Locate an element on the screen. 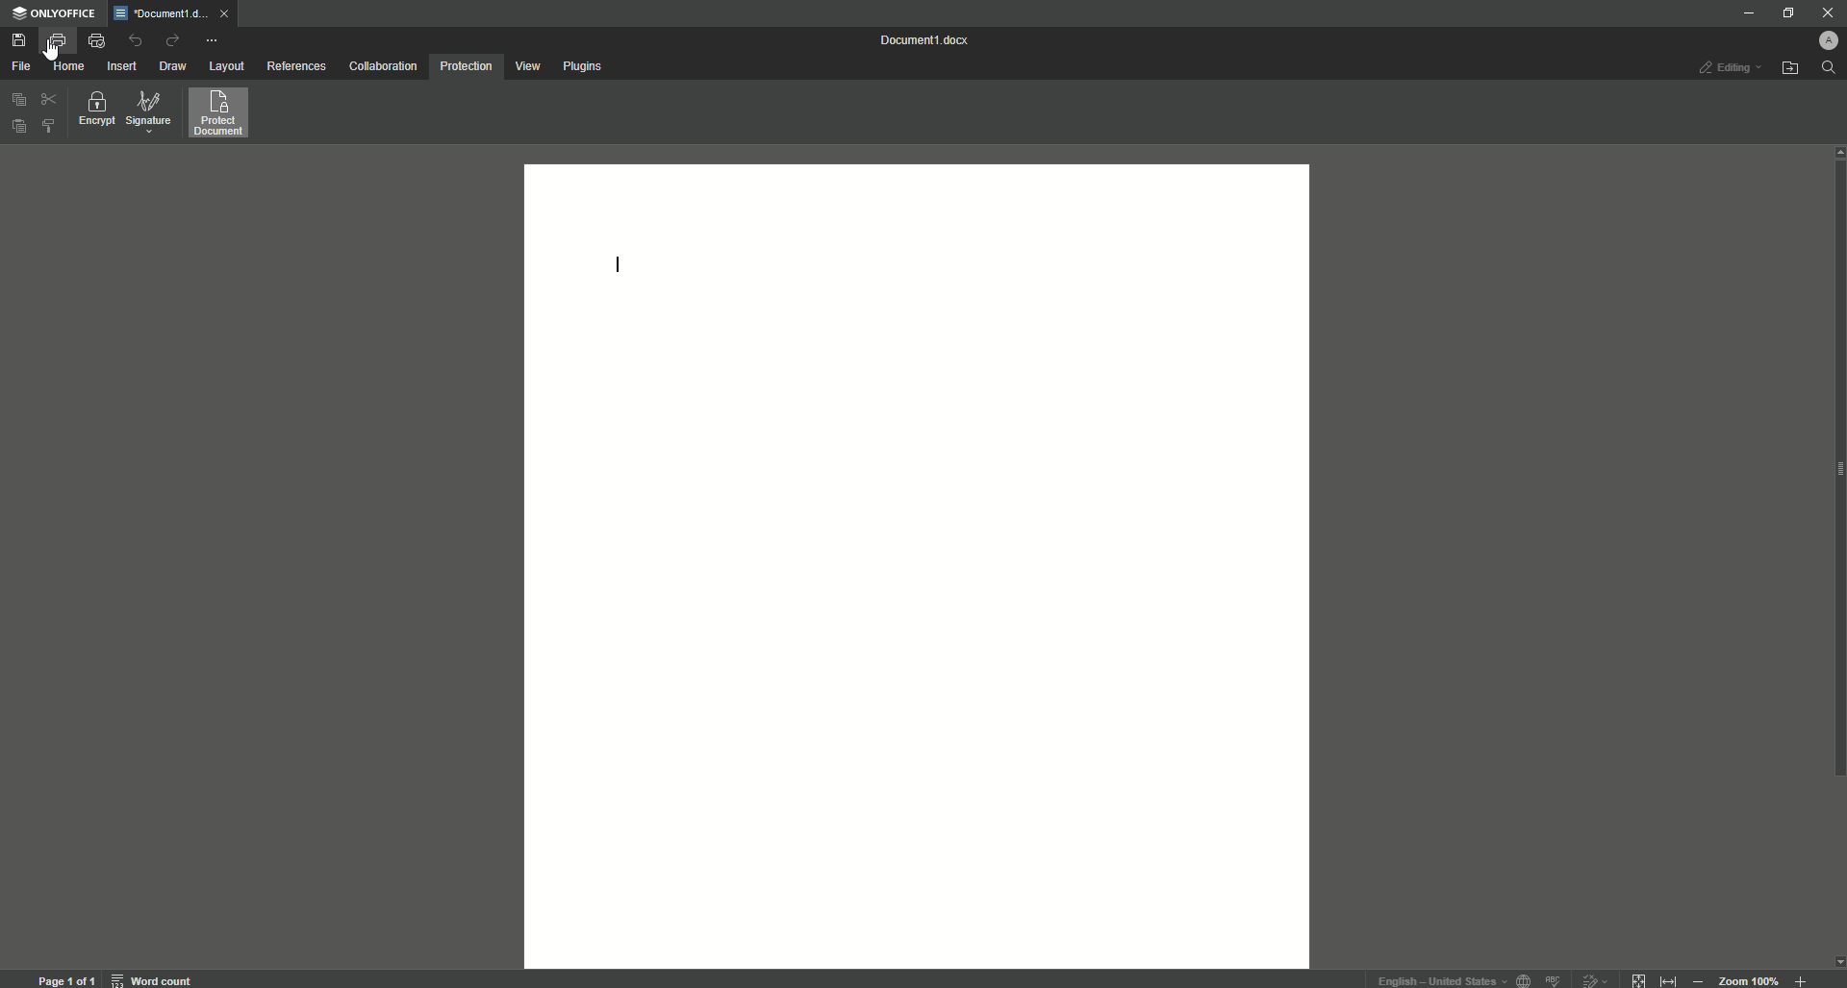 This screenshot has width=1847, height=988. ONLYOFFICE is located at coordinates (58, 14).